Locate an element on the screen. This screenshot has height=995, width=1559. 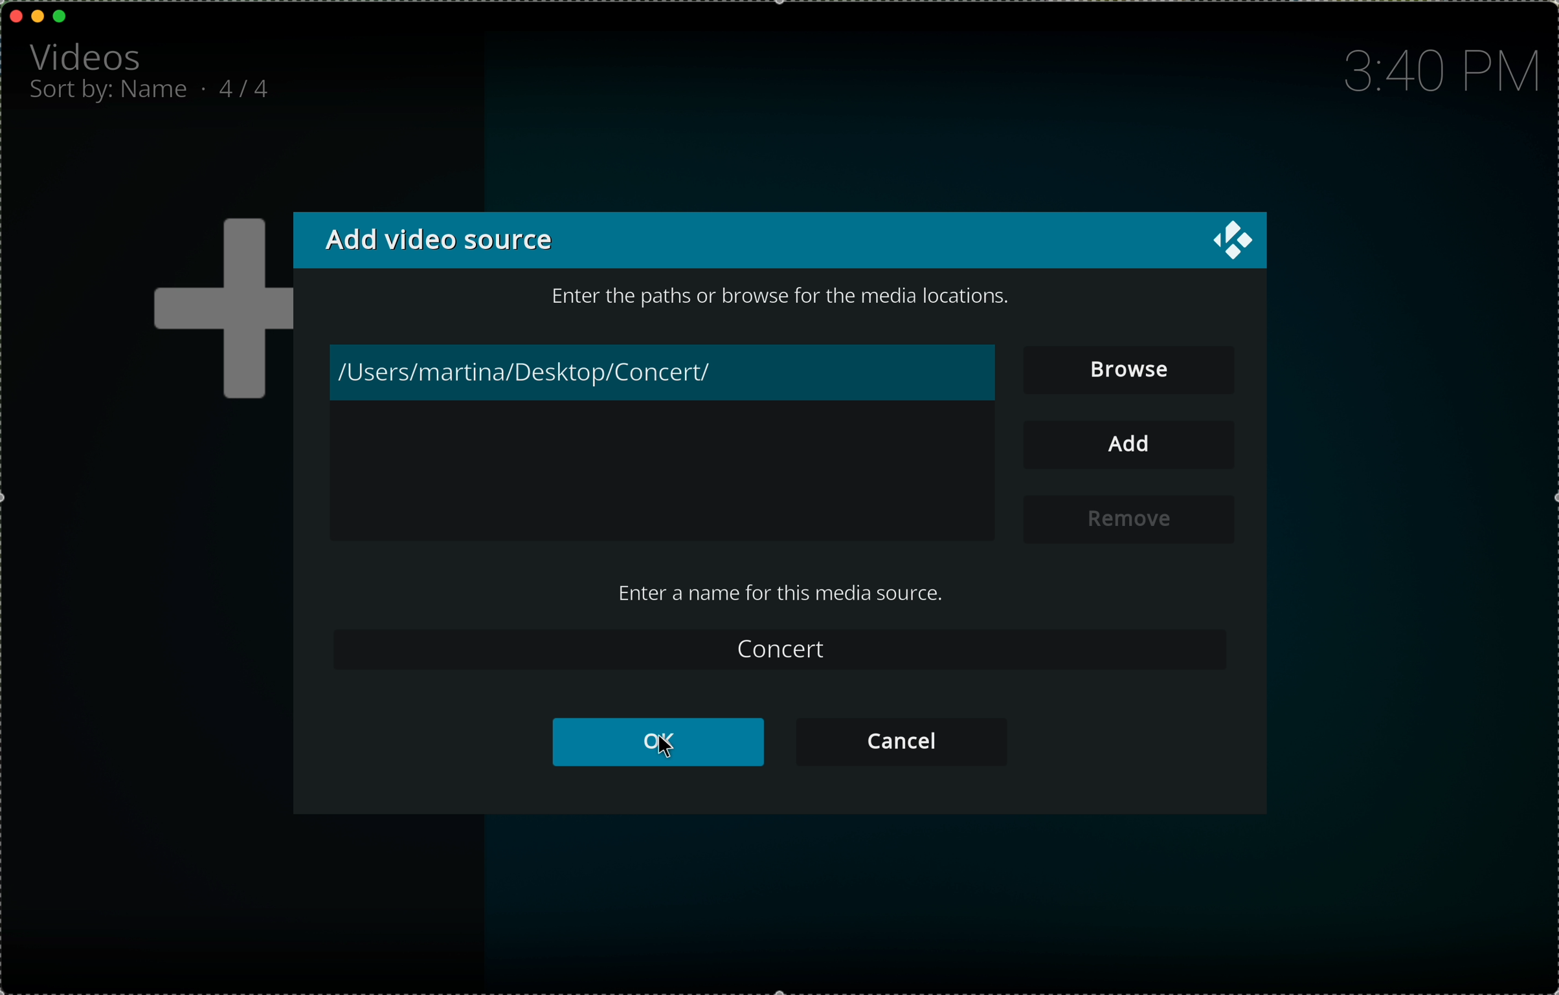
time is located at coordinates (1437, 72).